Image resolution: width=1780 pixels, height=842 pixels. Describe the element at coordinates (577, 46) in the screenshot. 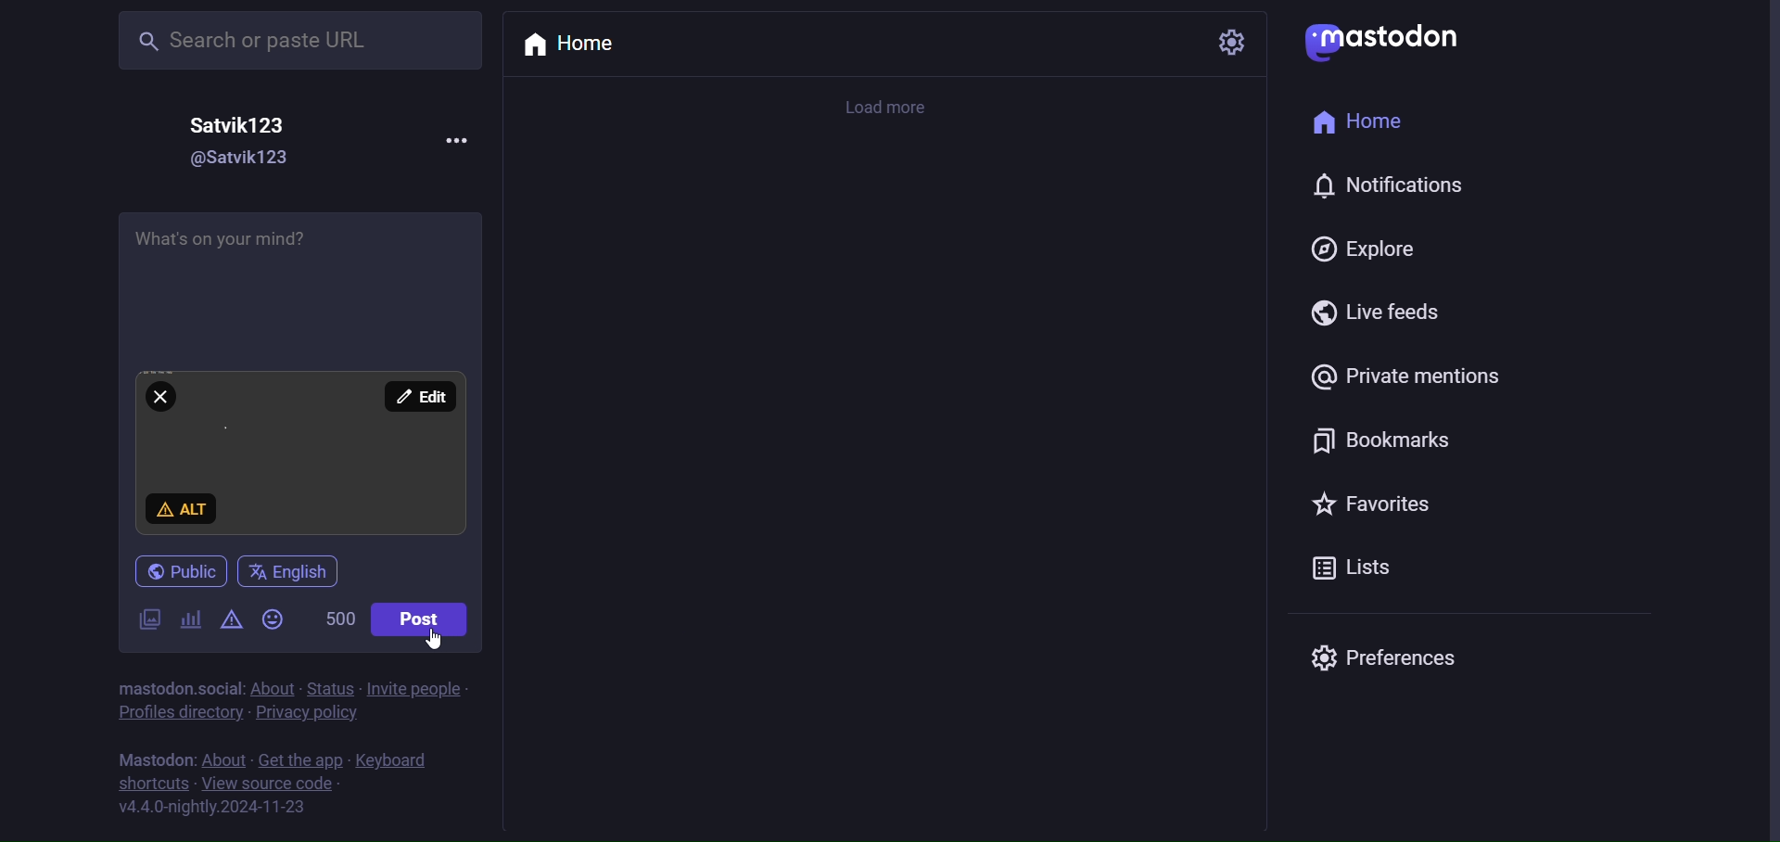

I see `home` at that location.